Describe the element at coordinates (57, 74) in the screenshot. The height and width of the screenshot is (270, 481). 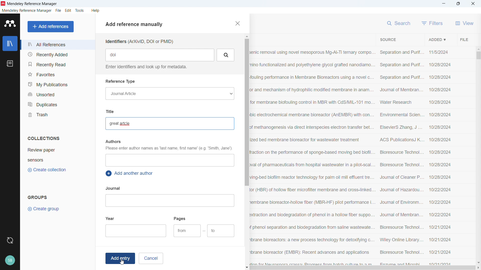
I see `Favourites ` at that location.